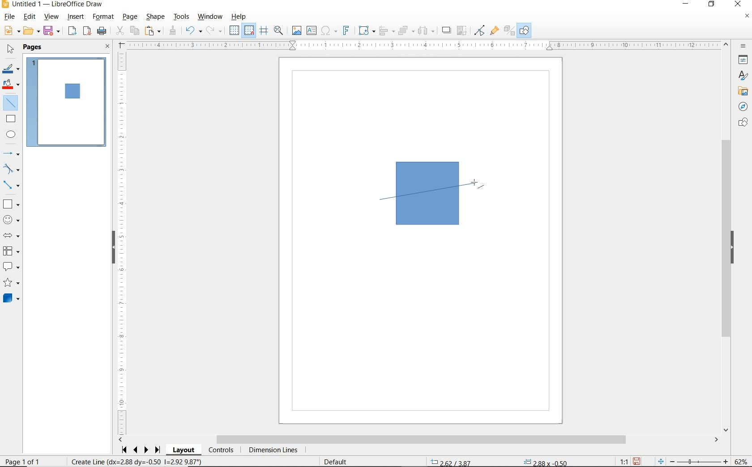  Describe the element at coordinates (12, 134) in the screenshot. I see `ELLIPSE` at that location.